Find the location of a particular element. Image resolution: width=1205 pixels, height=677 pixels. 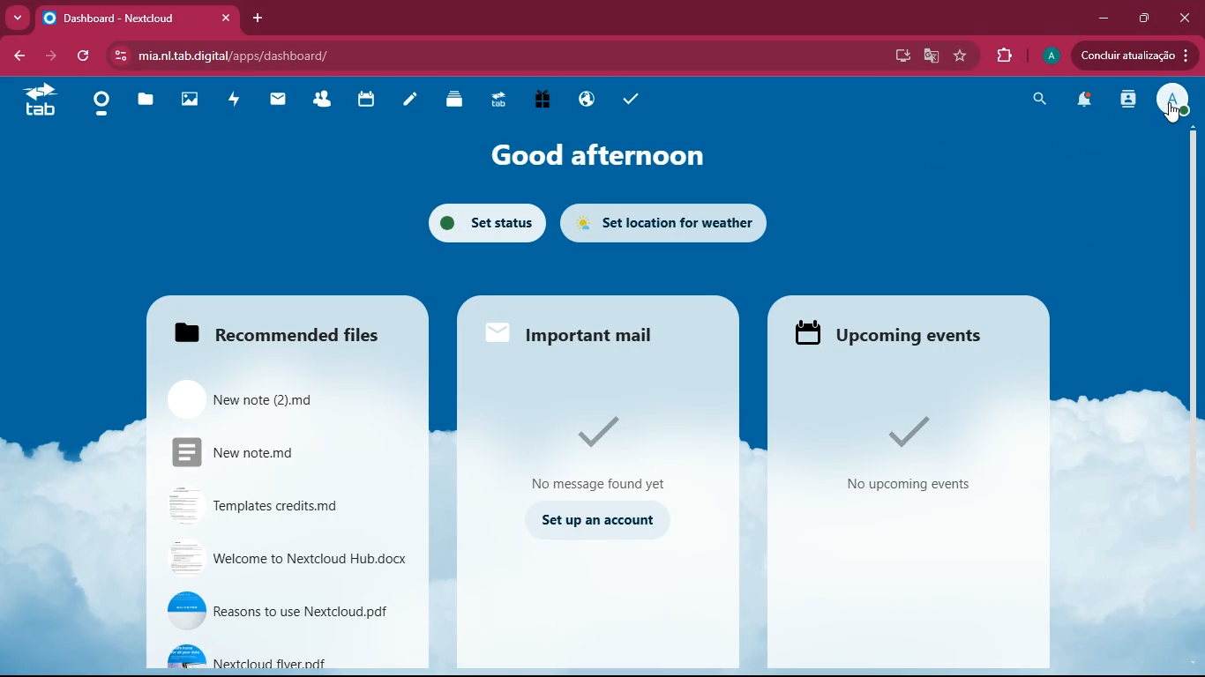

public is located at coordinates (589, 99).